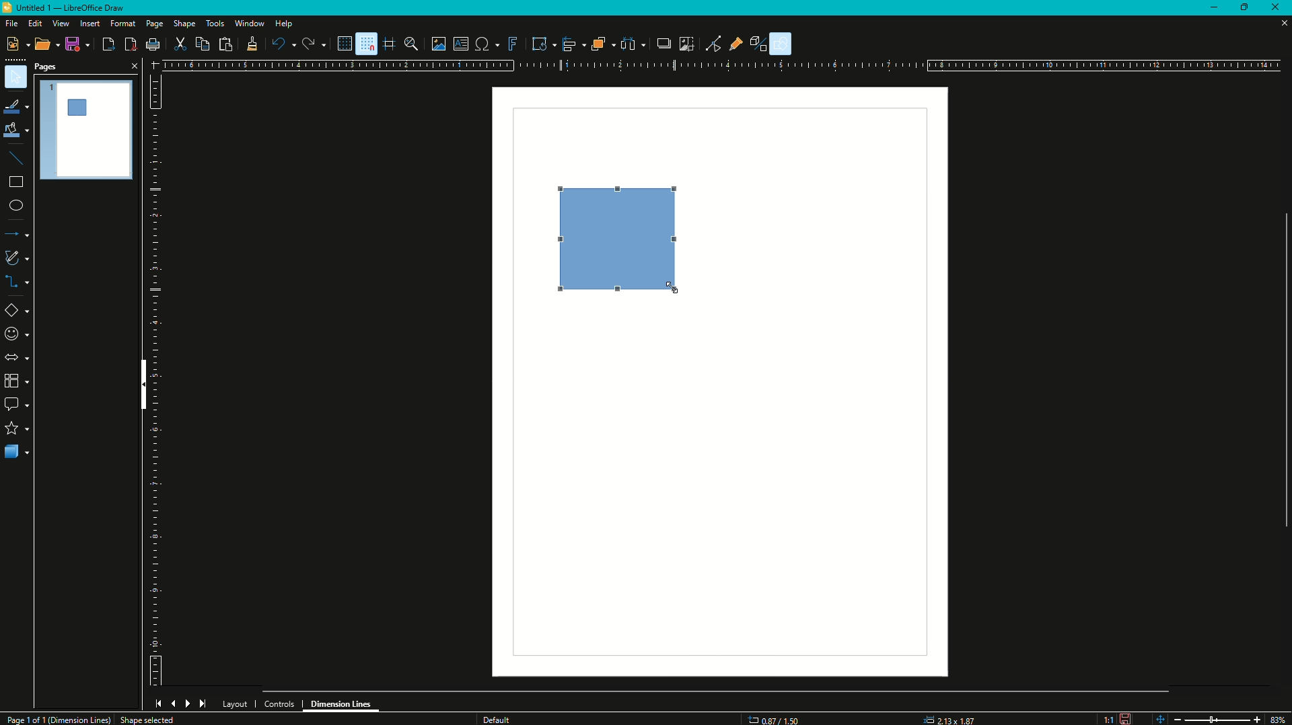 The width and height of the screenshot is (1292, 725). What do you see at coordinates (16, 357) in the screenshot?
I see `Arrows` at bounding box center [16, 357].